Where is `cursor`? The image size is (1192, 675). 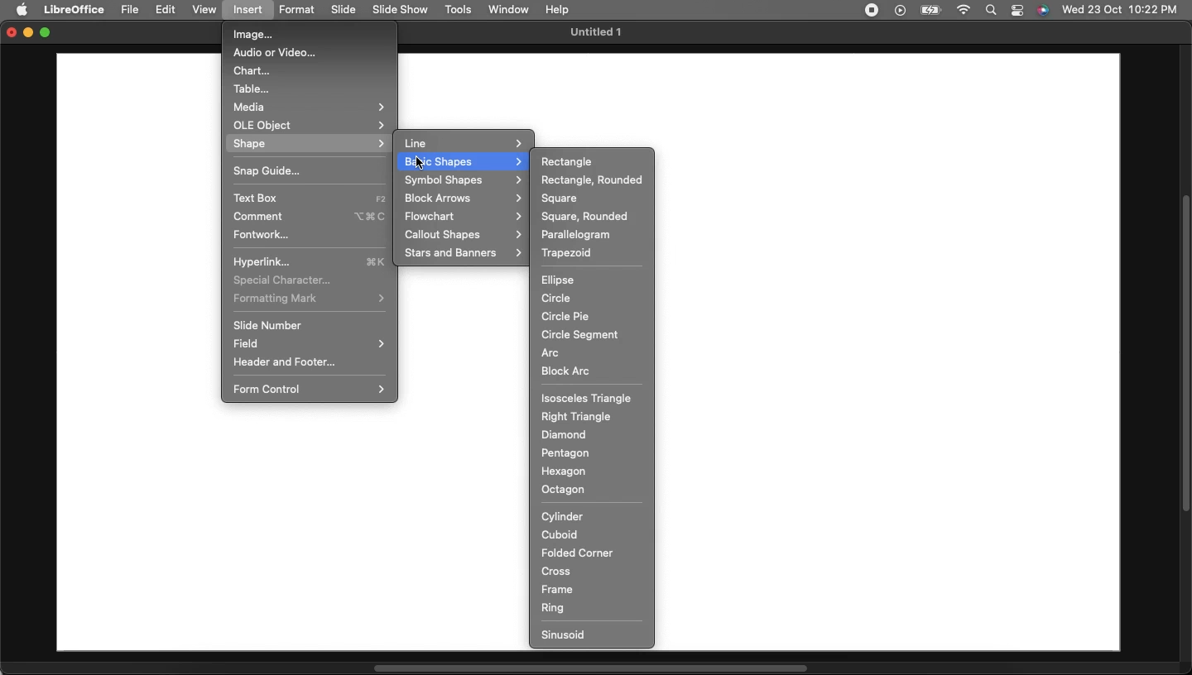
cursor is located at coordinates (423, 161).